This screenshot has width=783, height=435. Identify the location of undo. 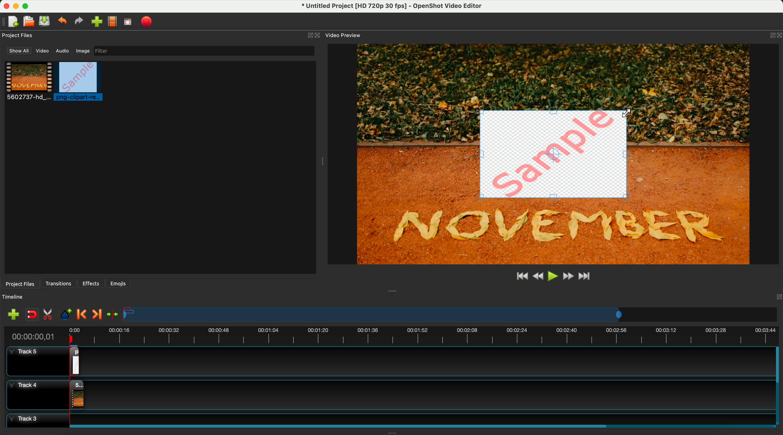
(63, 22).